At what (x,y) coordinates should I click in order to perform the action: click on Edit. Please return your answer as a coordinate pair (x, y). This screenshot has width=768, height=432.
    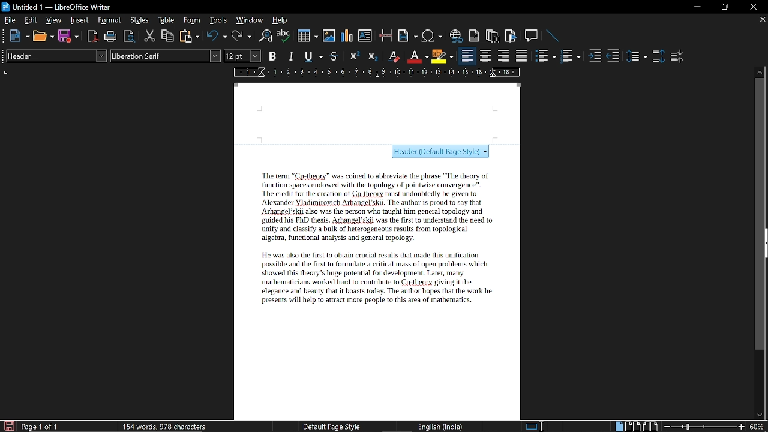
    Looking at the image, I should click on (31, 20).